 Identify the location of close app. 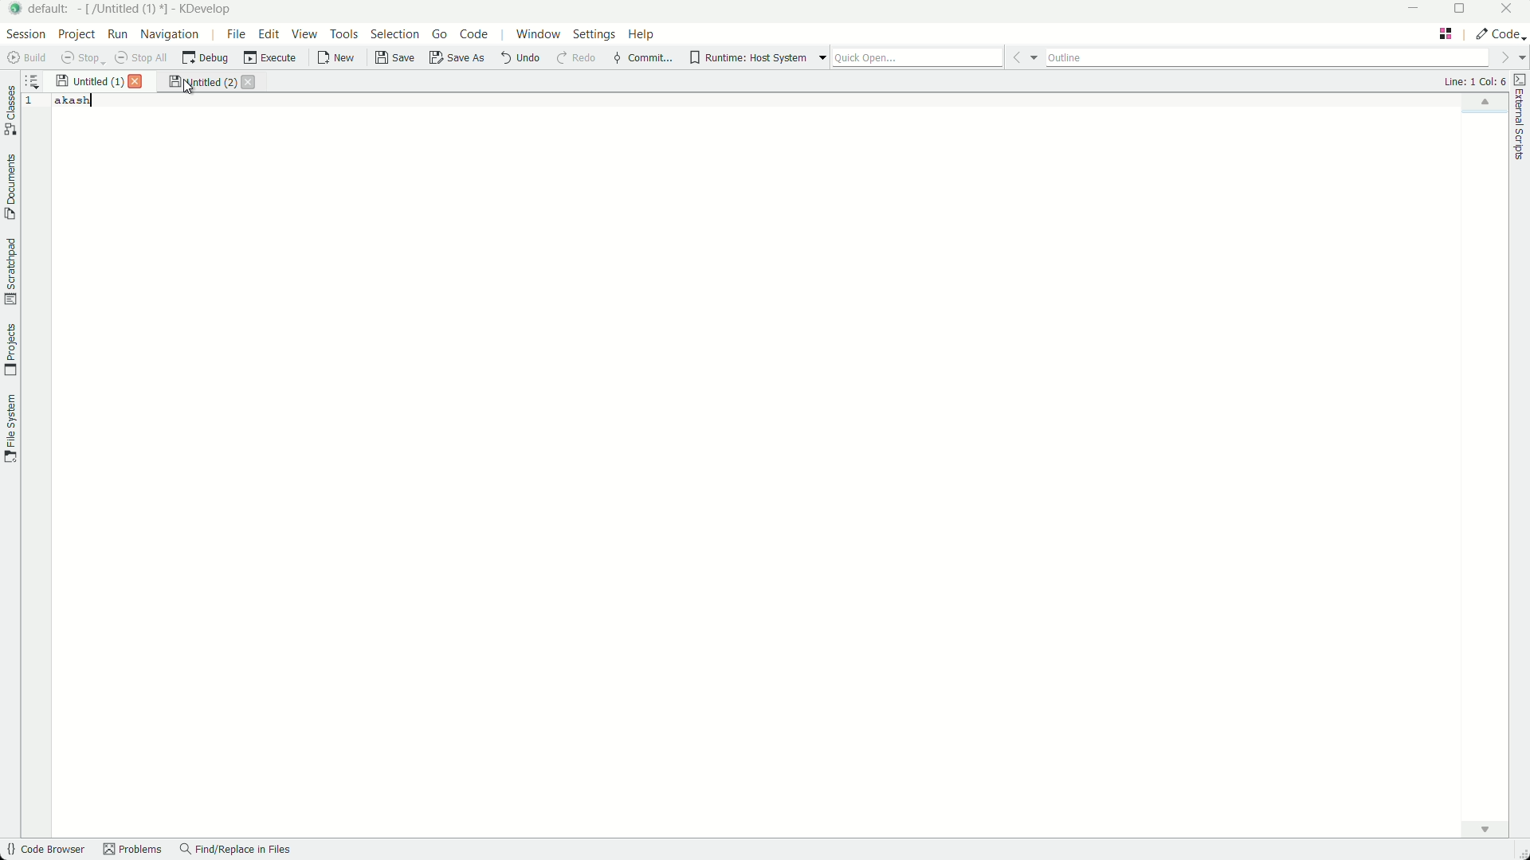
(1510, 11).